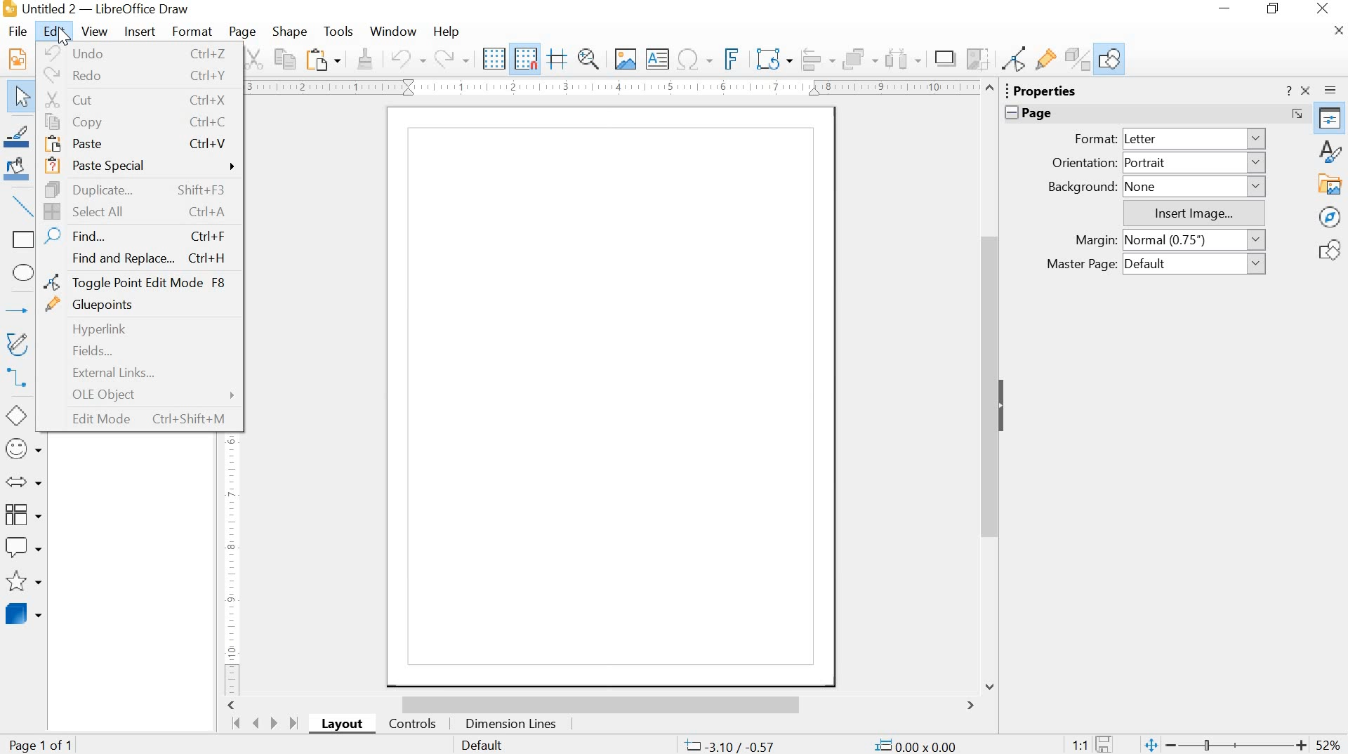  Describe the element at coordinates (902, 57) in the screenshot. I see `Select at least three objects to distribute` at that location.